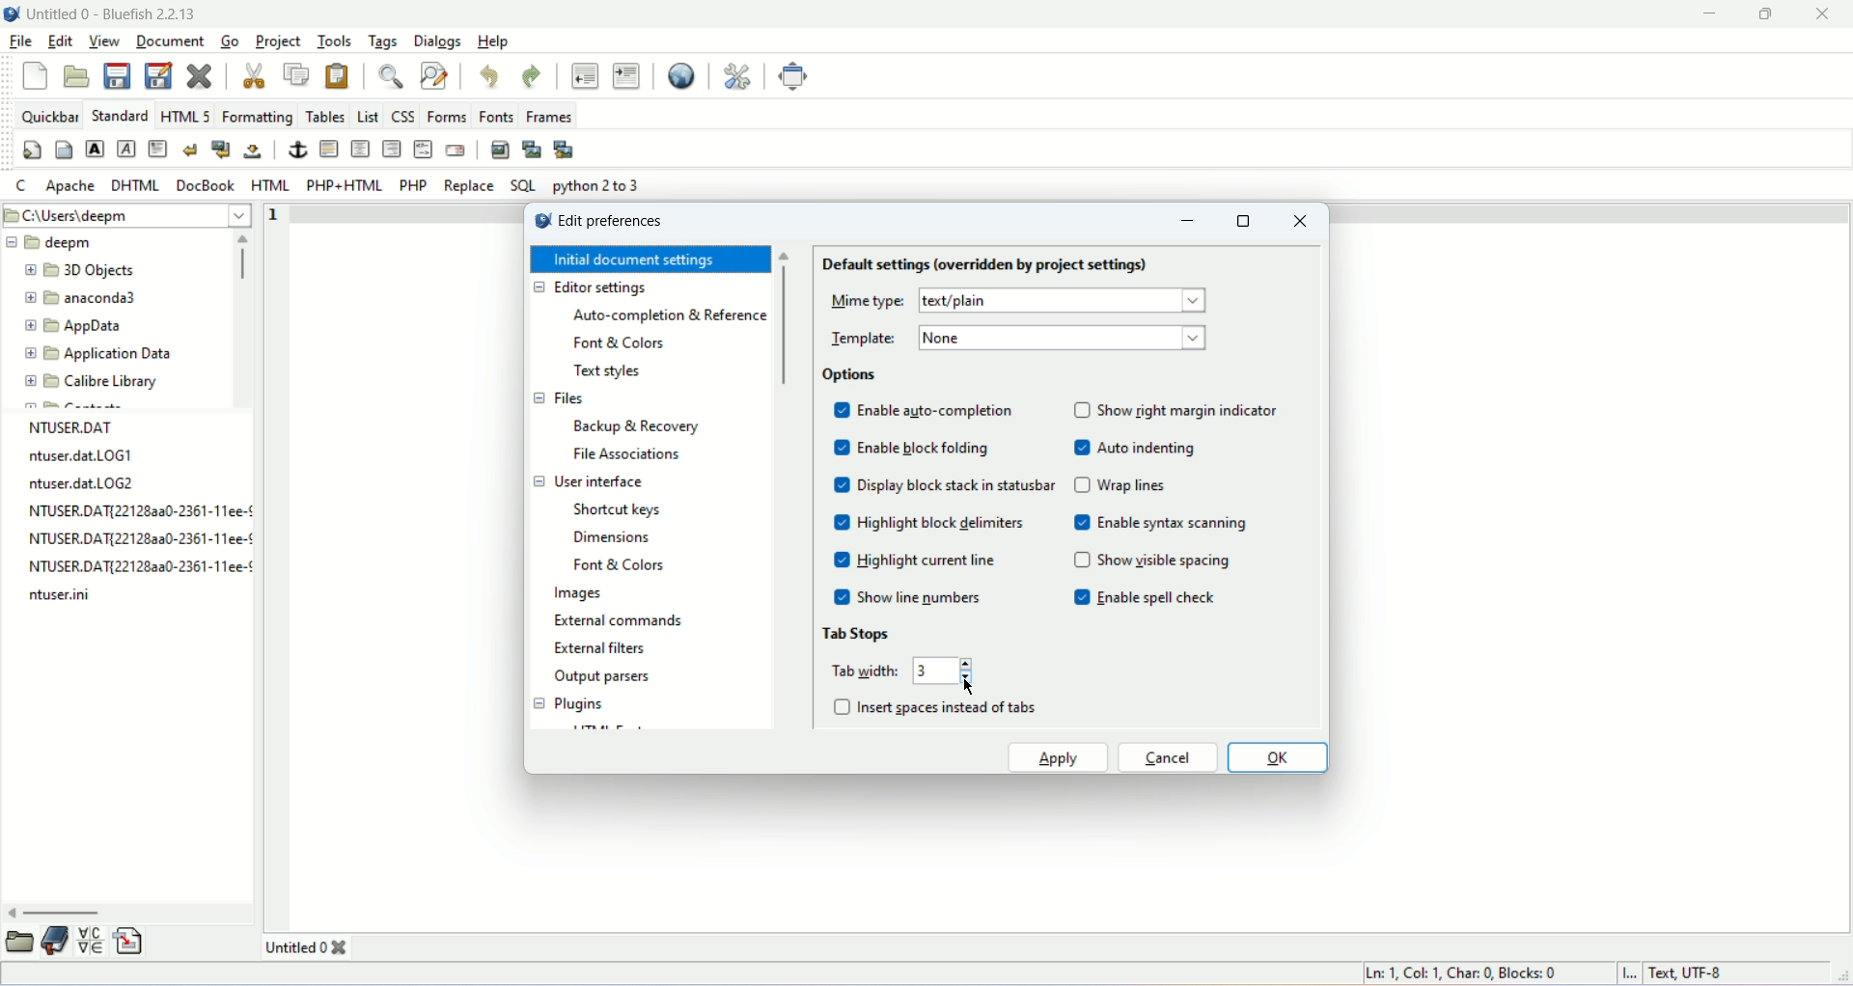  Describe the element at coordinates (1769, 14) in the screenshot. I see `maximize` at that location.